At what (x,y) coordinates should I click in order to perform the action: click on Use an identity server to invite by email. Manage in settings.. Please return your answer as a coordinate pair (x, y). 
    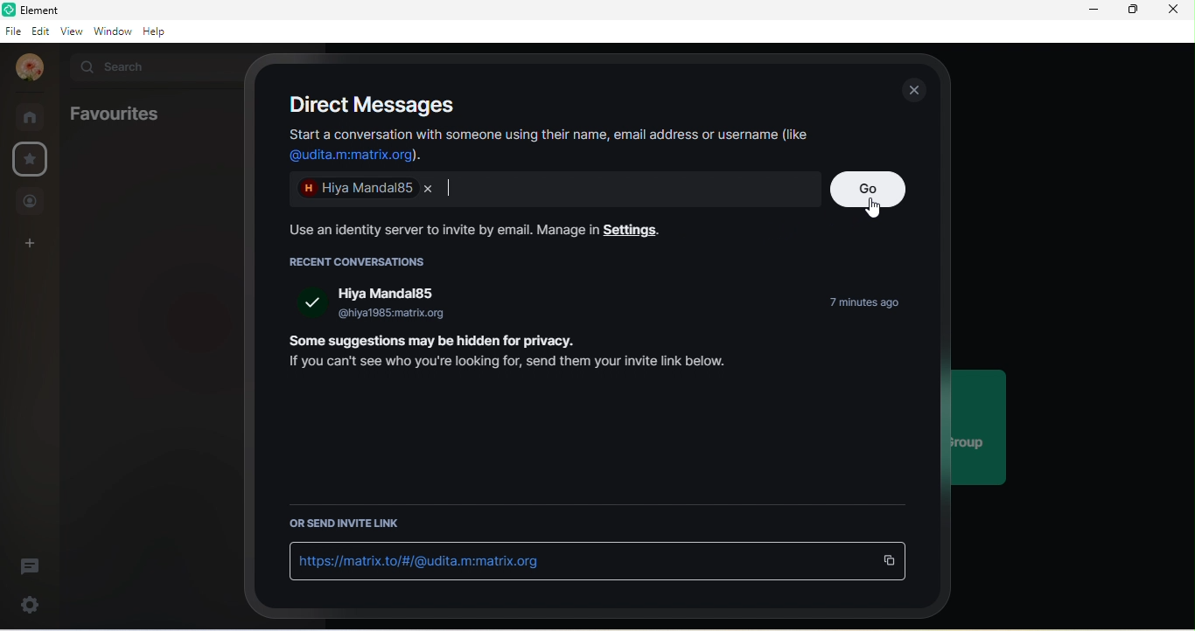
    Looking at the image, I should click on (469, 230).